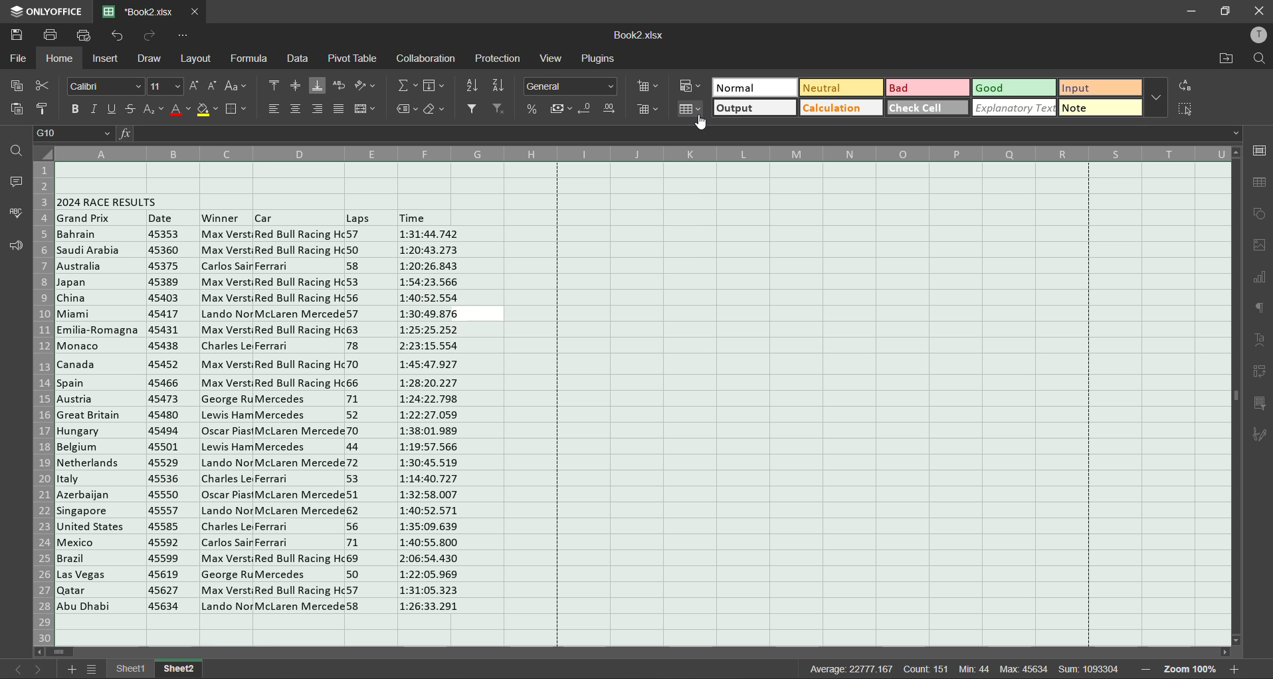 The image size is (1273, 679). What do you see at coordinates (19, 87) in the screenshot?
I see `copy` at bounding box center [19, 87].